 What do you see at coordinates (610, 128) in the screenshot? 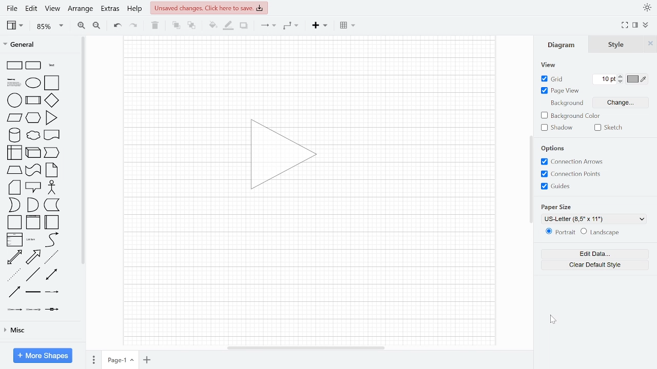
I see `Sketch` at bounding box center [610, 128].